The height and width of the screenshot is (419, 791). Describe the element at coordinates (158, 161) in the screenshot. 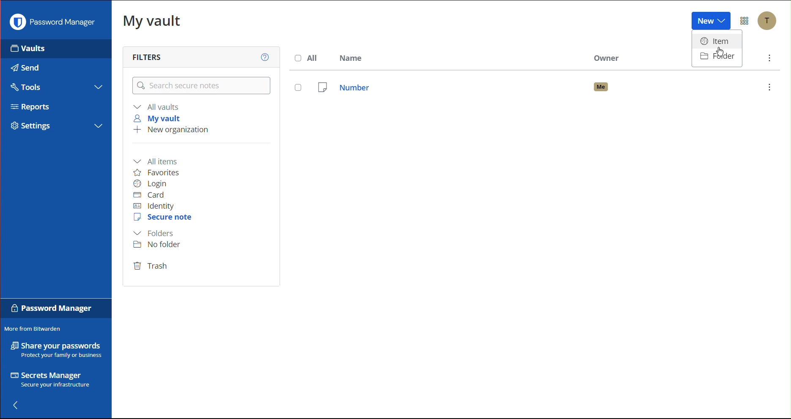

I see `All items` at that location.